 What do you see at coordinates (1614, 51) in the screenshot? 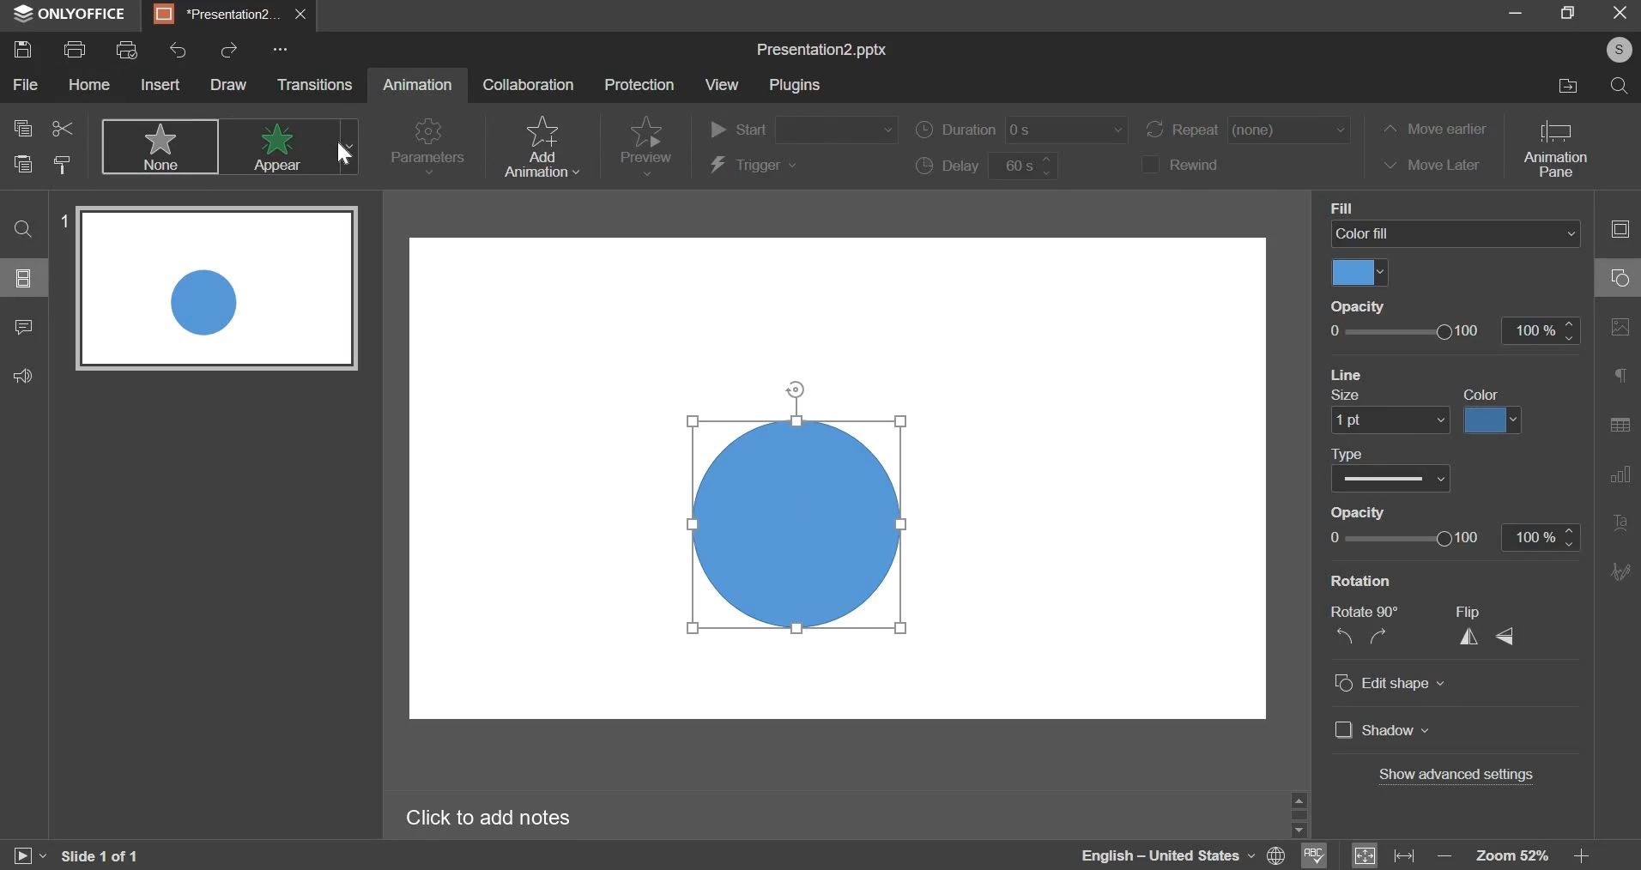
I see `©` at bounding box center [1614, 51].